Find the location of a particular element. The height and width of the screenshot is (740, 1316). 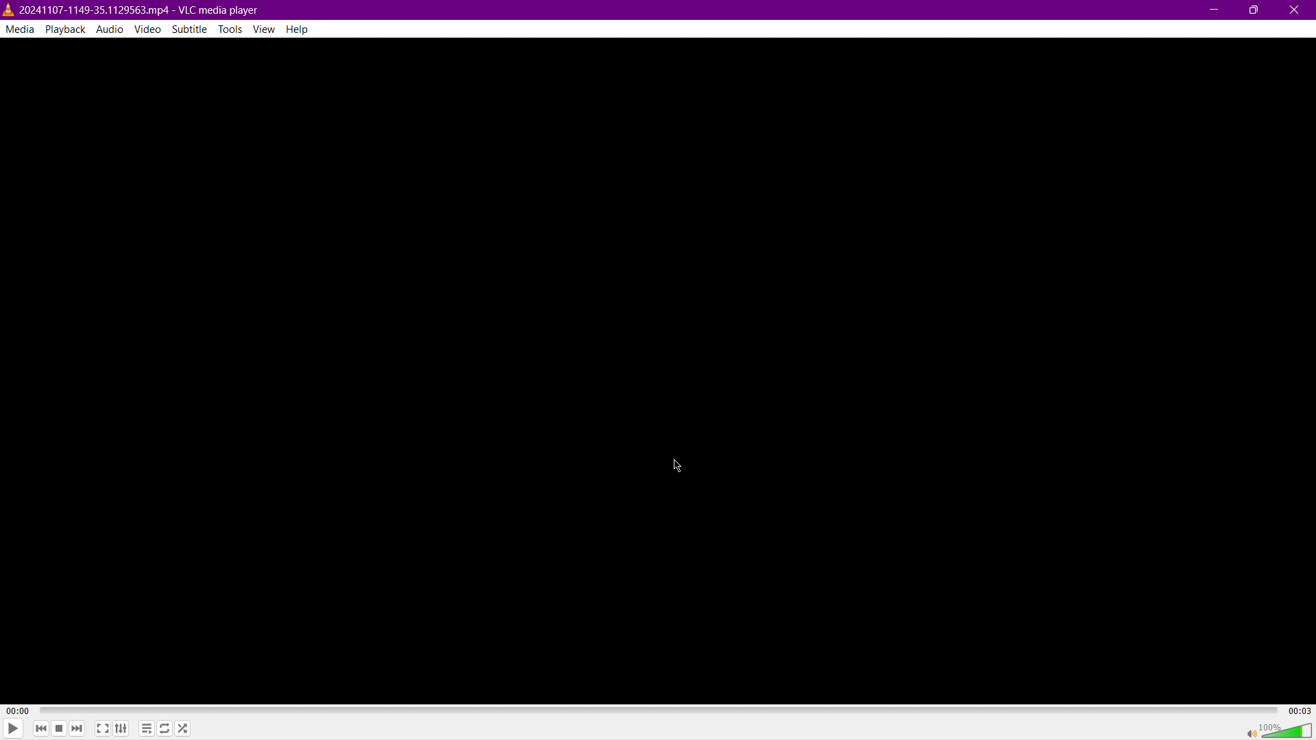

TImeline is located at coordinates (660, 708).